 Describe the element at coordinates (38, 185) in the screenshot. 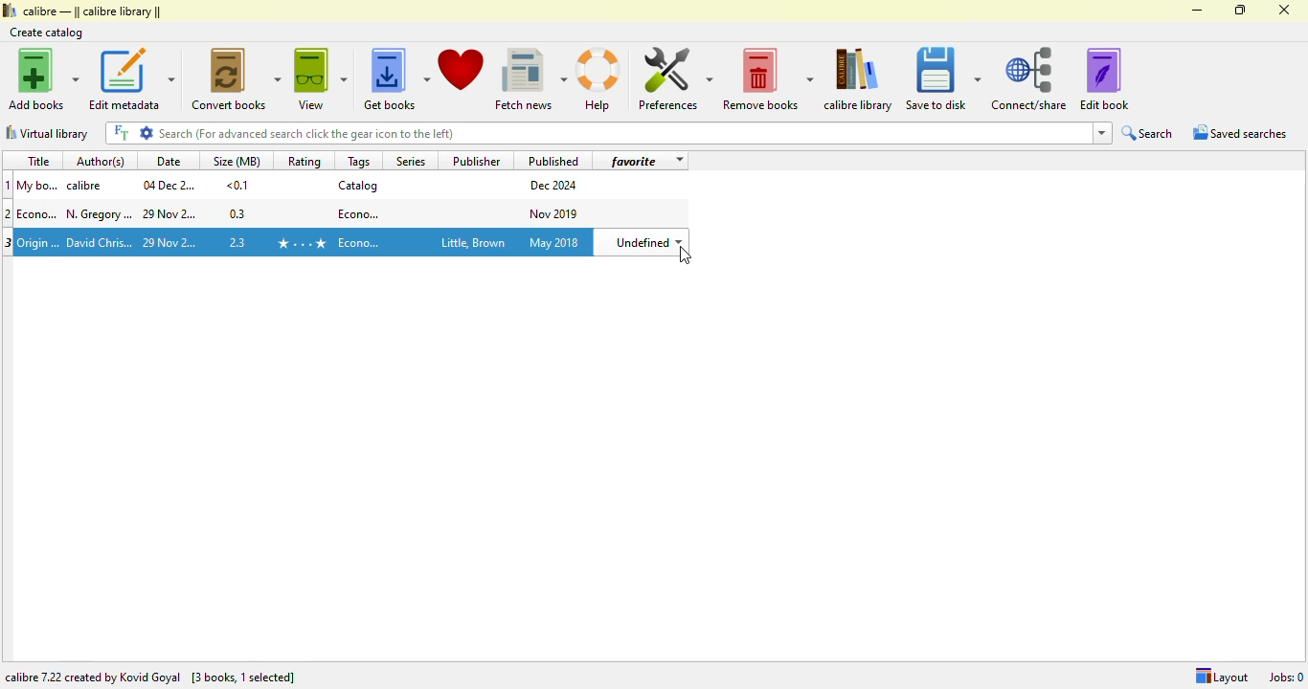

I see `Title` at that location.